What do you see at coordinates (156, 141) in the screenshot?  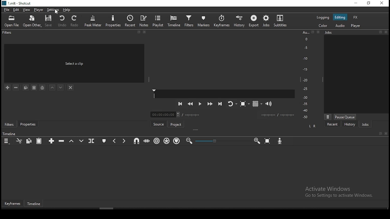 I see `ripple` at bounding box center [156, 141].